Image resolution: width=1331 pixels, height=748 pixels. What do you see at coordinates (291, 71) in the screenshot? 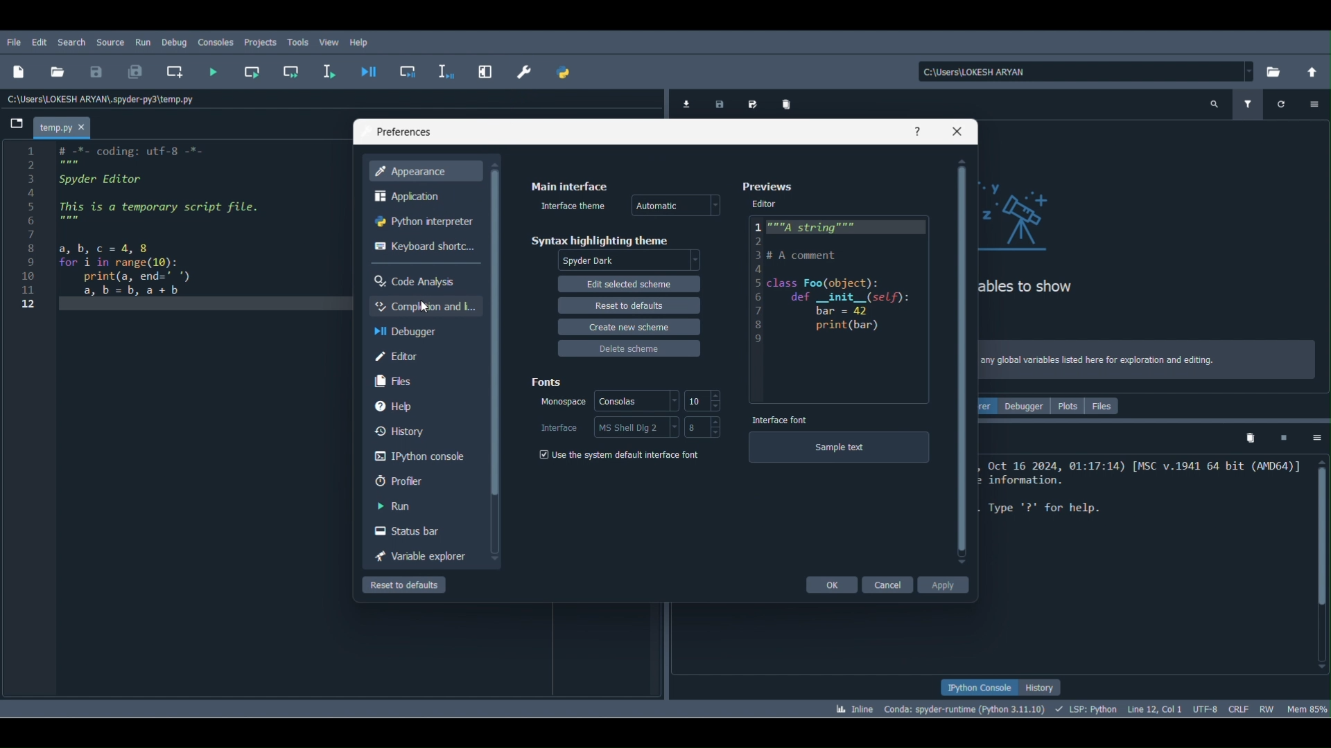
I see `Run current cell and go to the next one (Shift + Return)` at bounding box center [291, 71].